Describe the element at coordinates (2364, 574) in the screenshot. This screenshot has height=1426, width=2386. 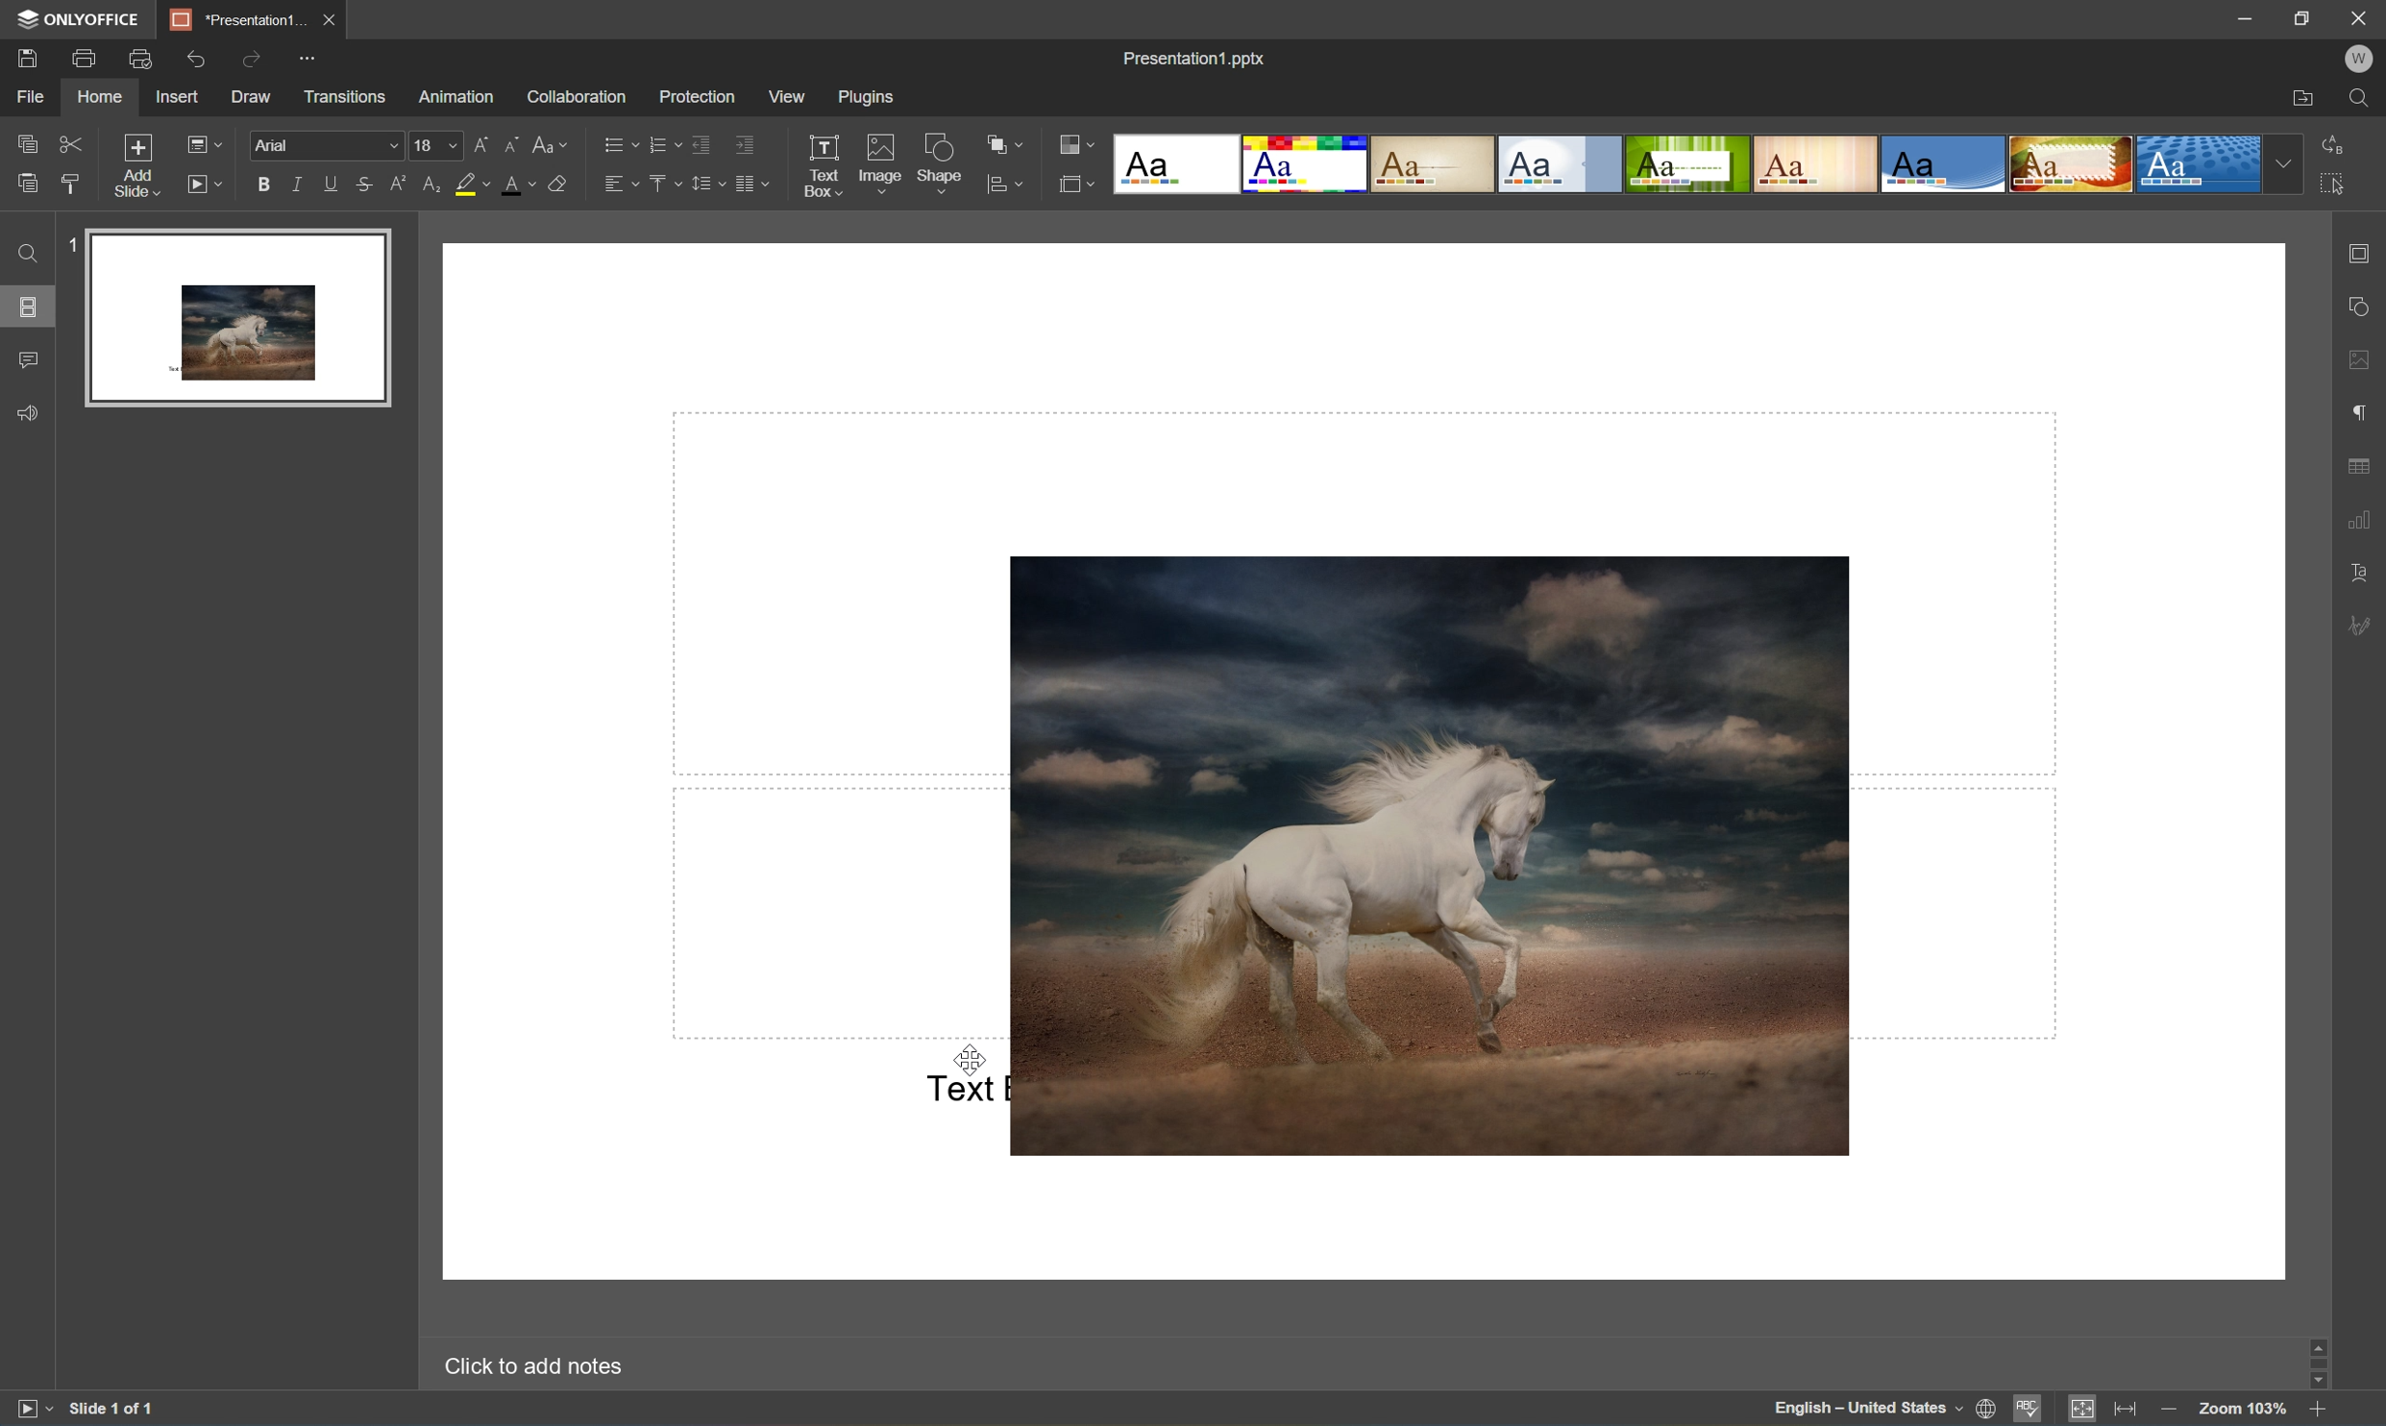
I see `Text Art settings` at that location.